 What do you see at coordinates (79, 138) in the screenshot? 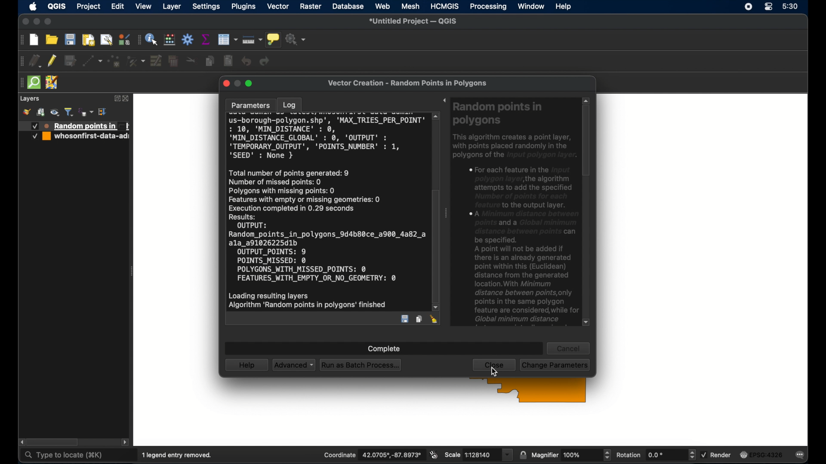
I see `whoseonfirst-date-ad` at bounding box center [79, 138].